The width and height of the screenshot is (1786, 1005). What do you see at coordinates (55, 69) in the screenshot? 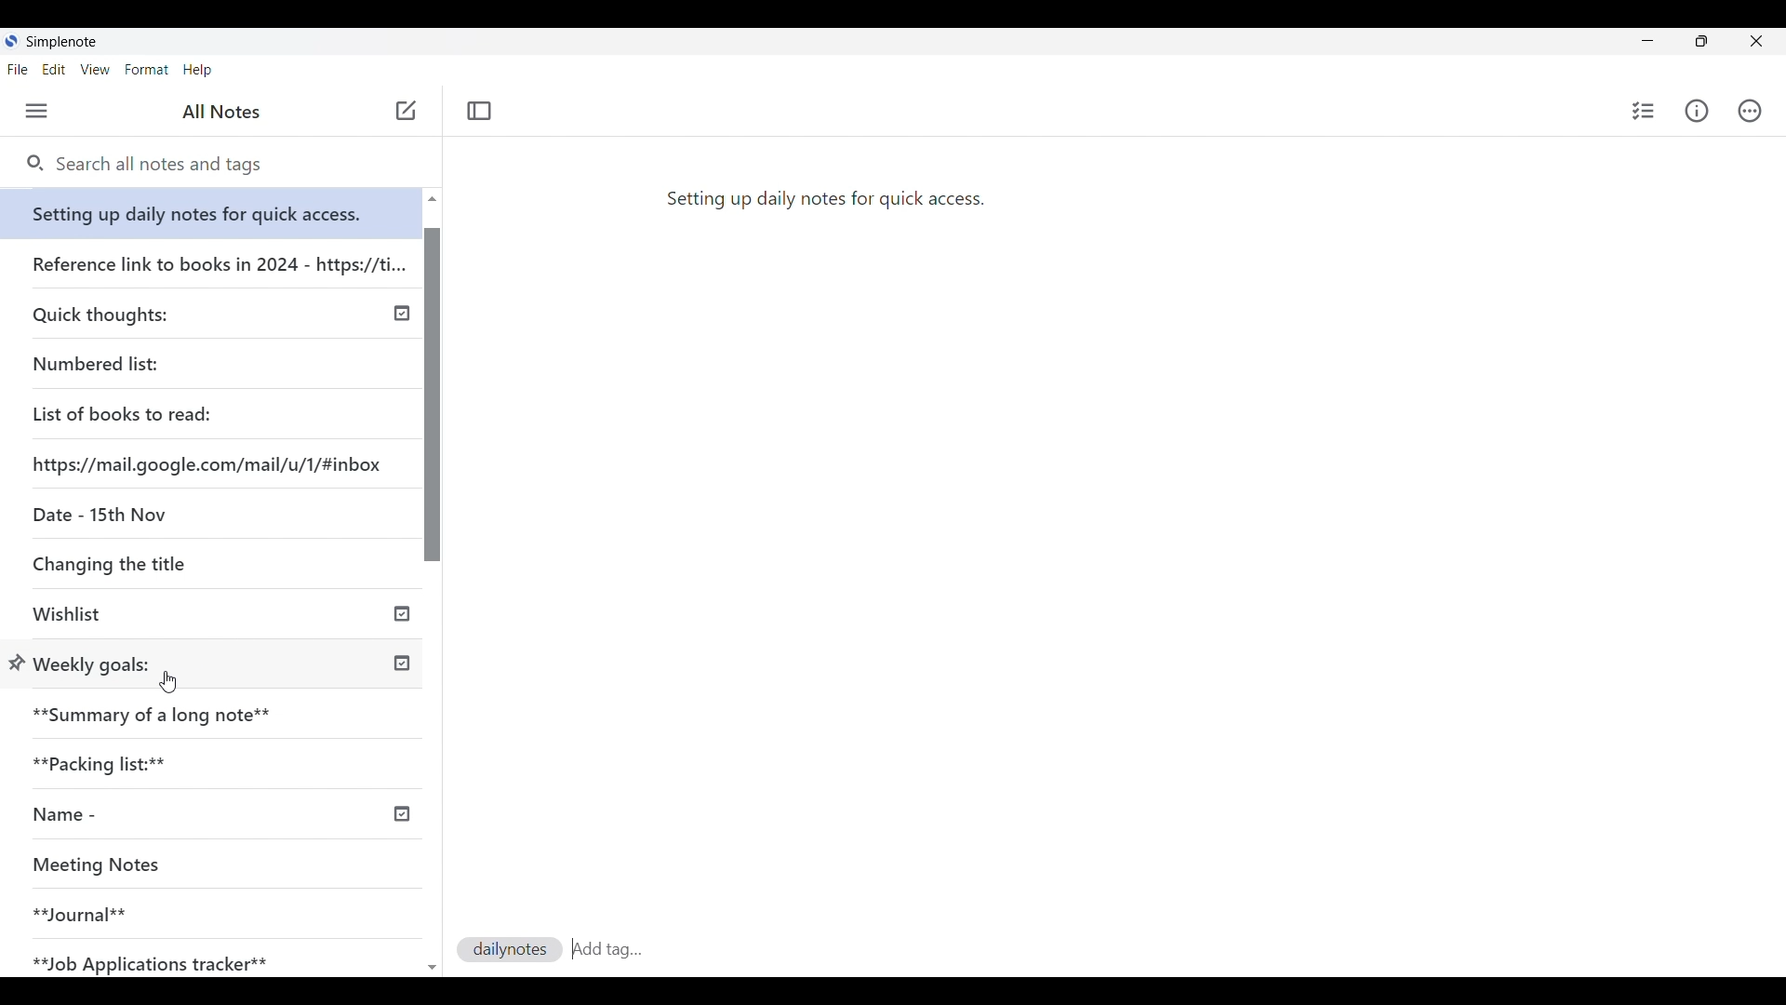
I see `Edit menu` at bounding box center [55, 69].